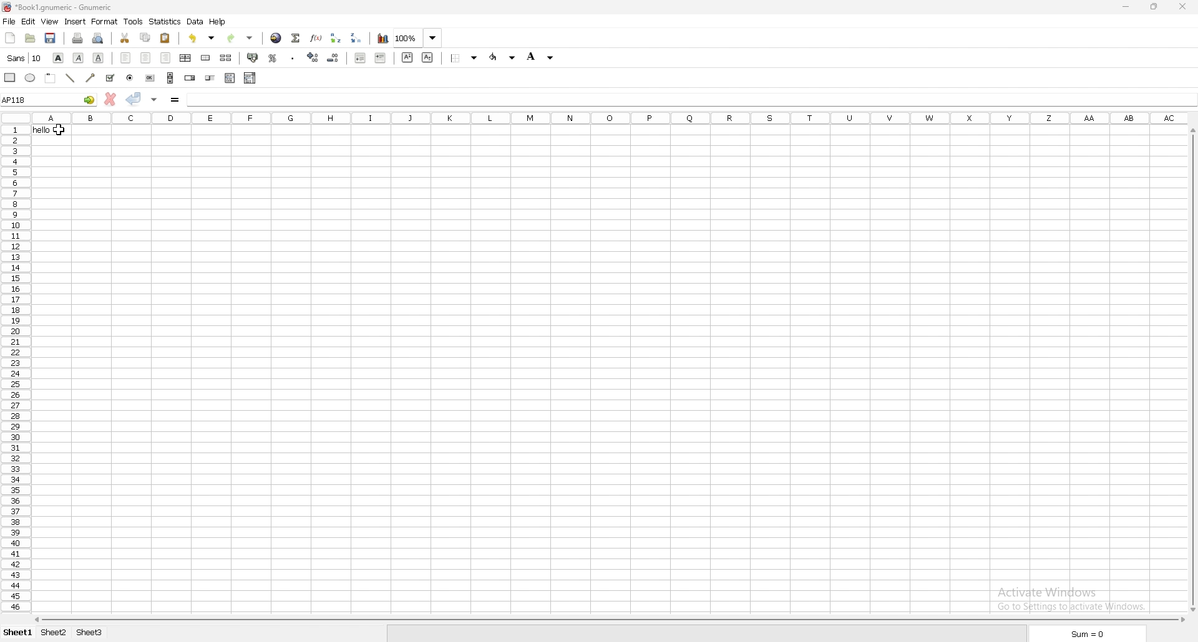 The width and height of the screenshot is (1198, 642). What do you see at coordinates (31, 77) in the screenshot?
I see `ellipse` at bounding box center [31, 77].